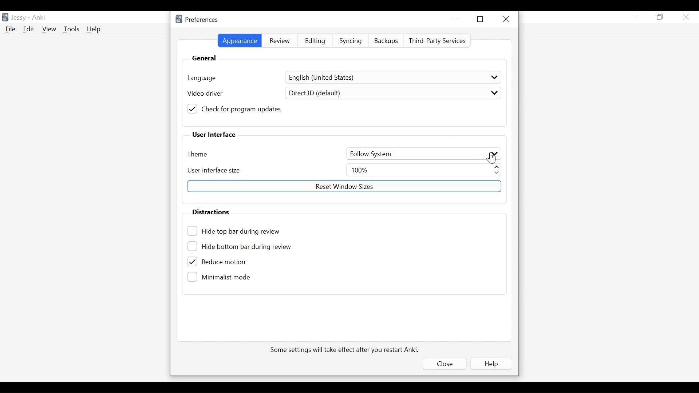 The height and width of the screenshot is (393, 699). Describe the element at coordinates (200, 154) in the screenshot. I see `Theme` at that location.